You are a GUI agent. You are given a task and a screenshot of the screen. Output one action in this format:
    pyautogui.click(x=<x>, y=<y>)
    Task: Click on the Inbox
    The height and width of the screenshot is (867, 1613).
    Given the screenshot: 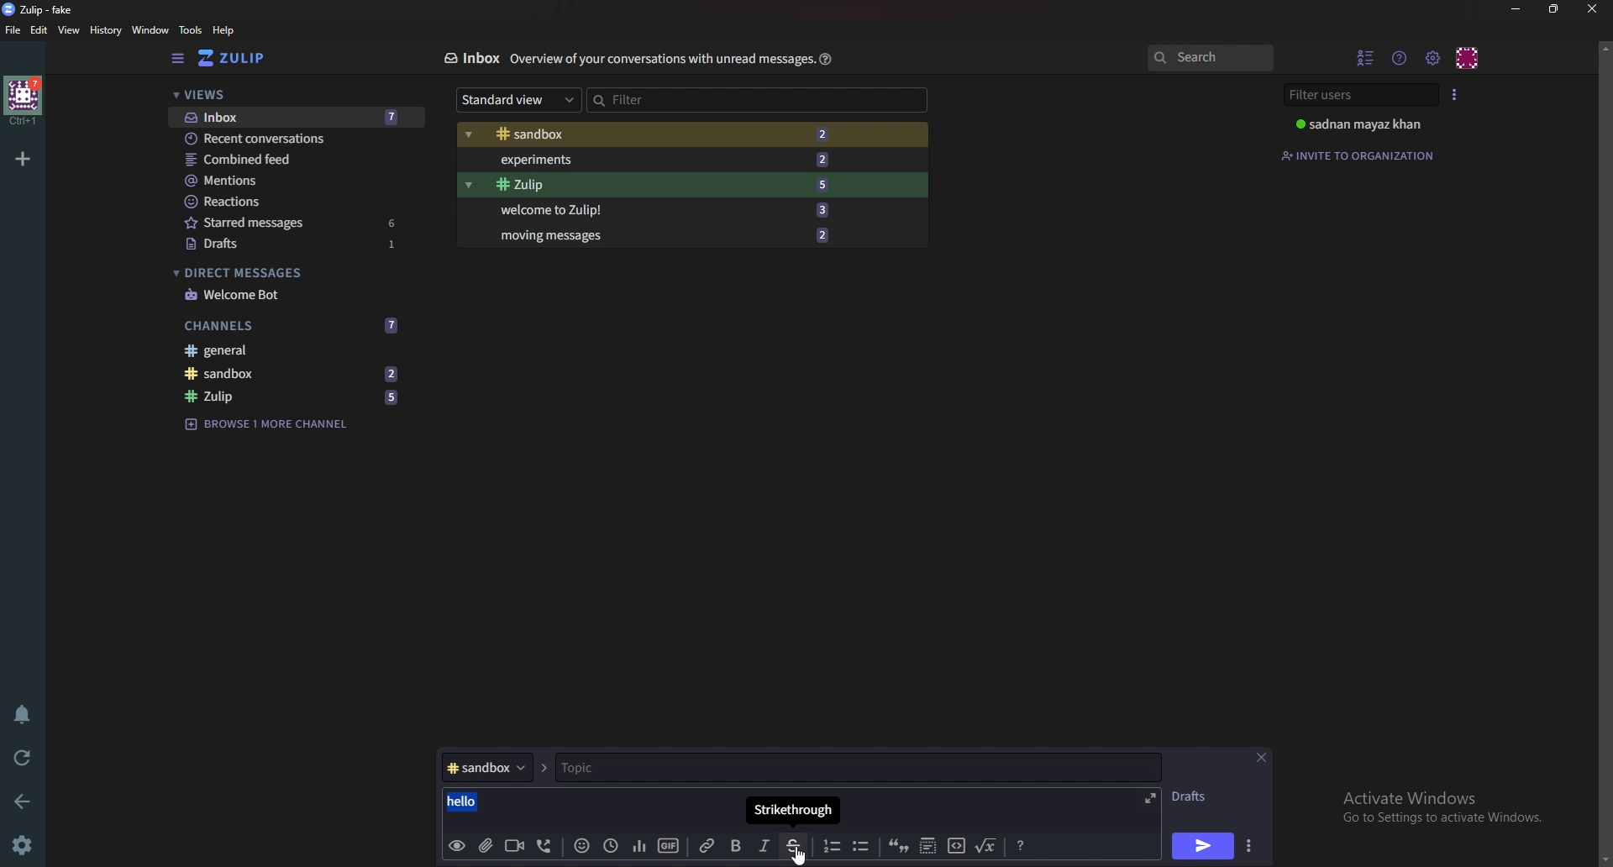 What is the action you would take?
    pyautogui.click(x=473, y=59)
    